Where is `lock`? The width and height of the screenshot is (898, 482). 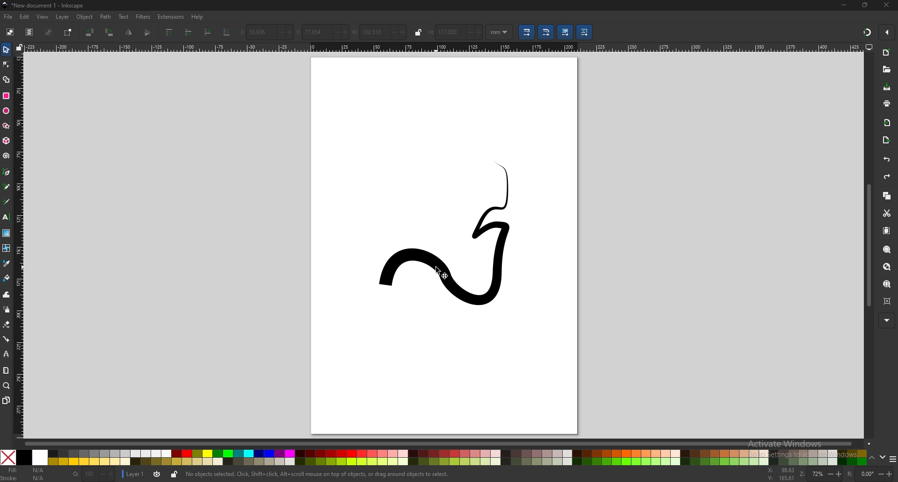
lock is located at coordinates (174, 475).